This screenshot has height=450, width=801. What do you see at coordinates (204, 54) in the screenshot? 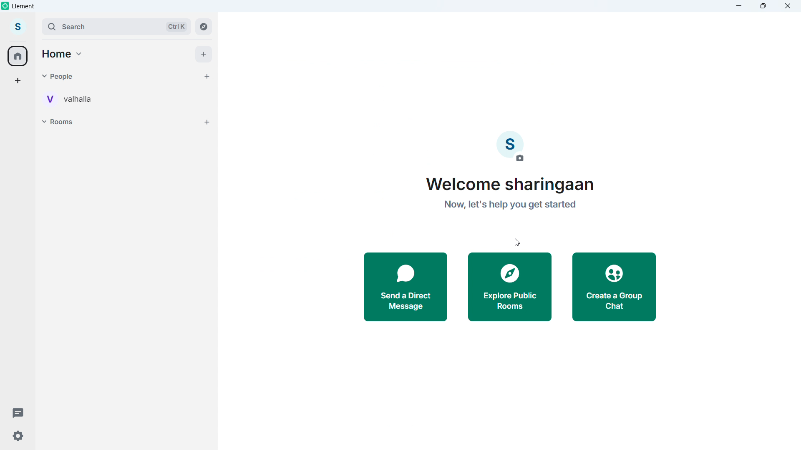
I see `add ` at bounding box center [204, 54].